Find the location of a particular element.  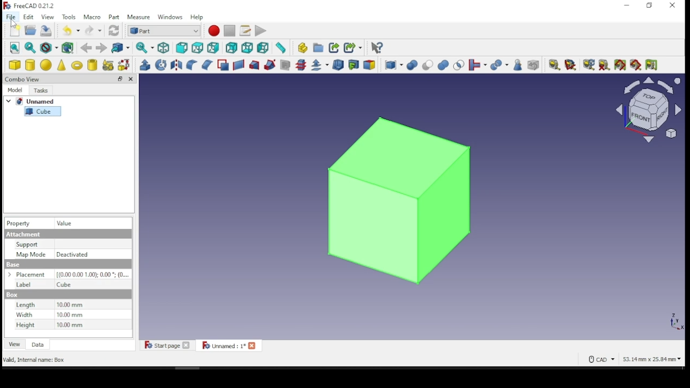

rear is located at coordinates (231, 48).